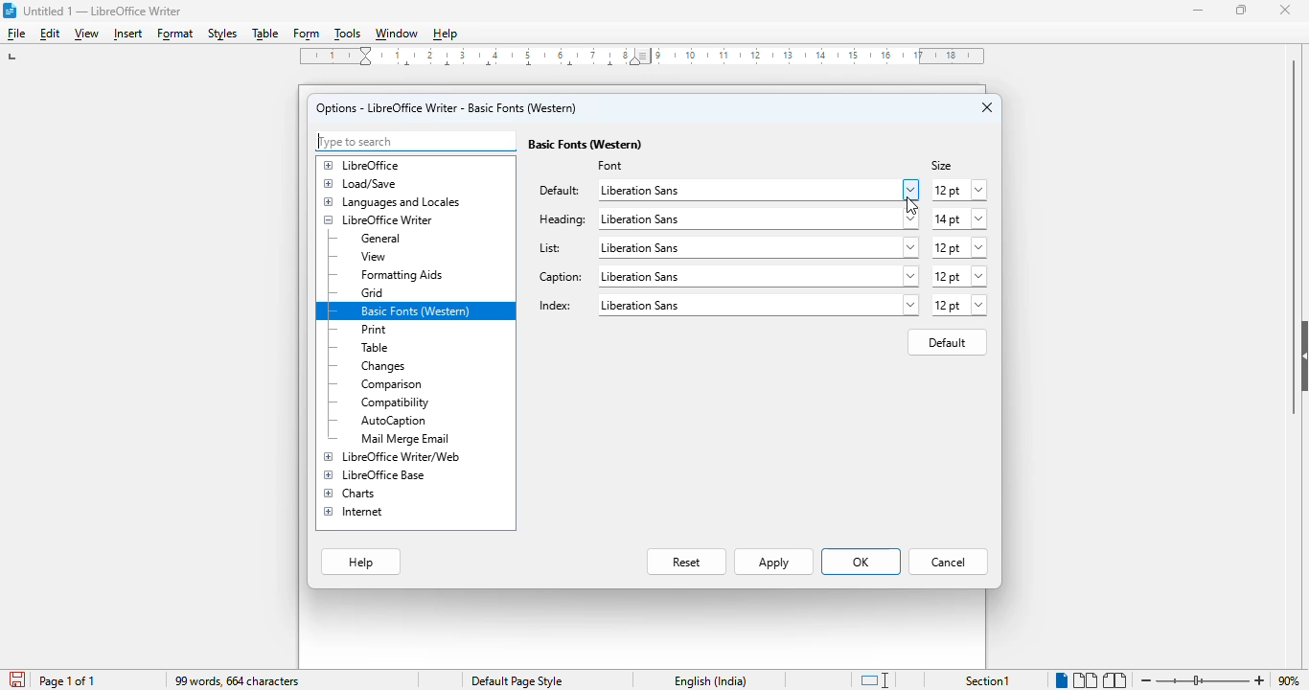 This screenshot has width=1309, height=690. What do you see at coordinates (373, 330) in the screenshot?
I see `print` at bounding box center [373, 330].